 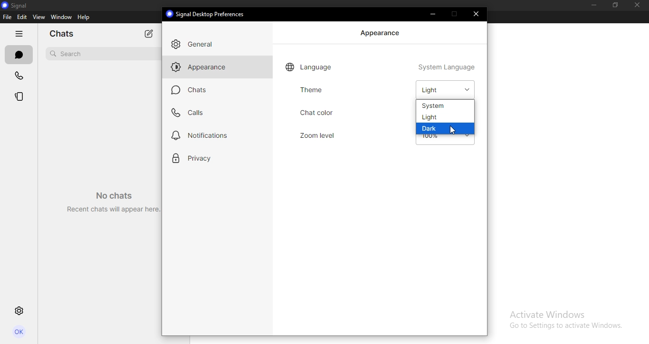 What do you see at coordinates (442, 89) in the screenshot?
I see `light` at bounding box center [442, 89].